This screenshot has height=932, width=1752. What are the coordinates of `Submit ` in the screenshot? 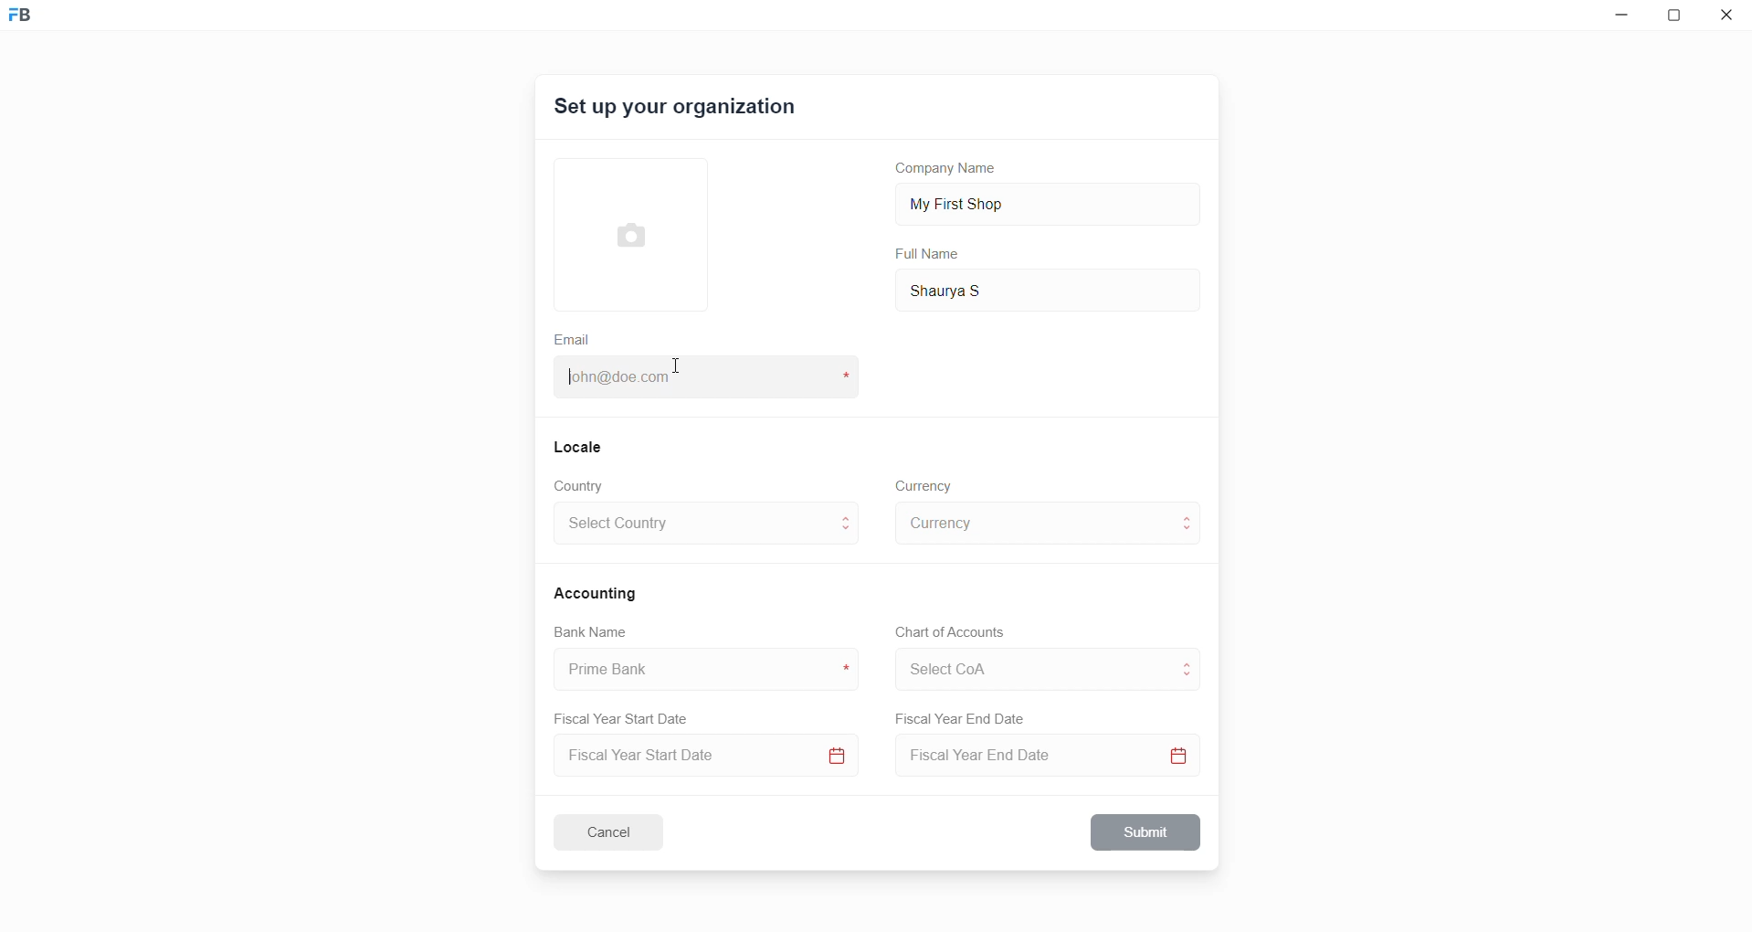 It's located at (1147, 832).